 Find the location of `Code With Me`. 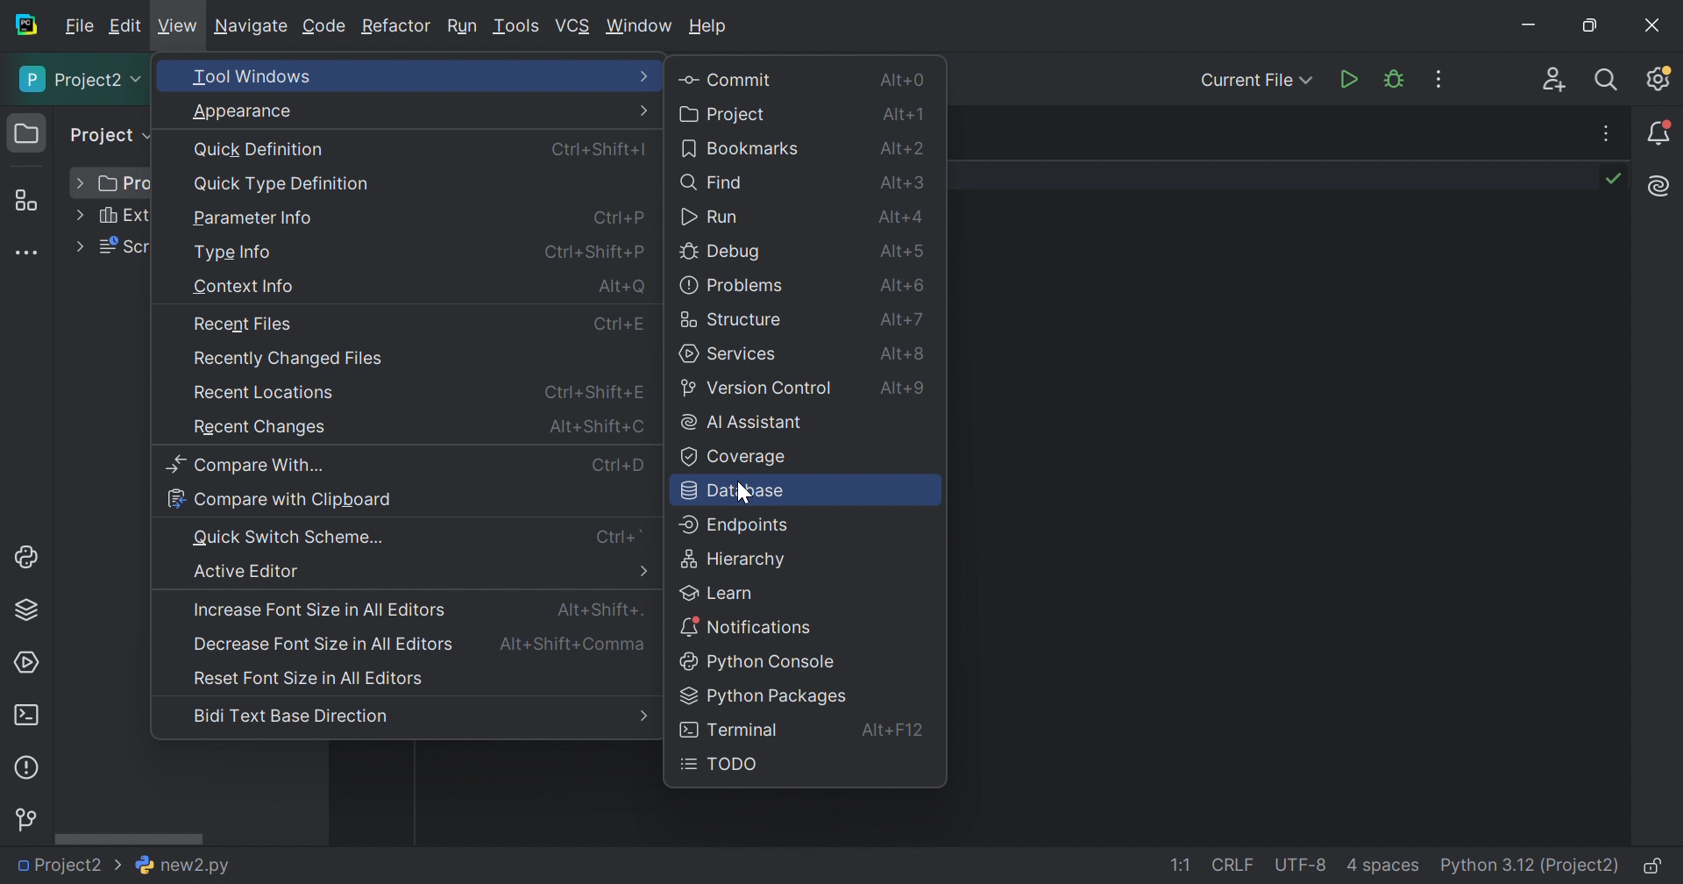

Code With Me is located at coordinates (1554, 79).